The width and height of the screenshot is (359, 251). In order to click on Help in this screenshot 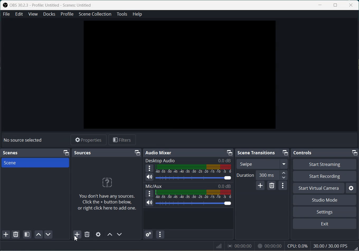, I will do `click(137, 14)`.